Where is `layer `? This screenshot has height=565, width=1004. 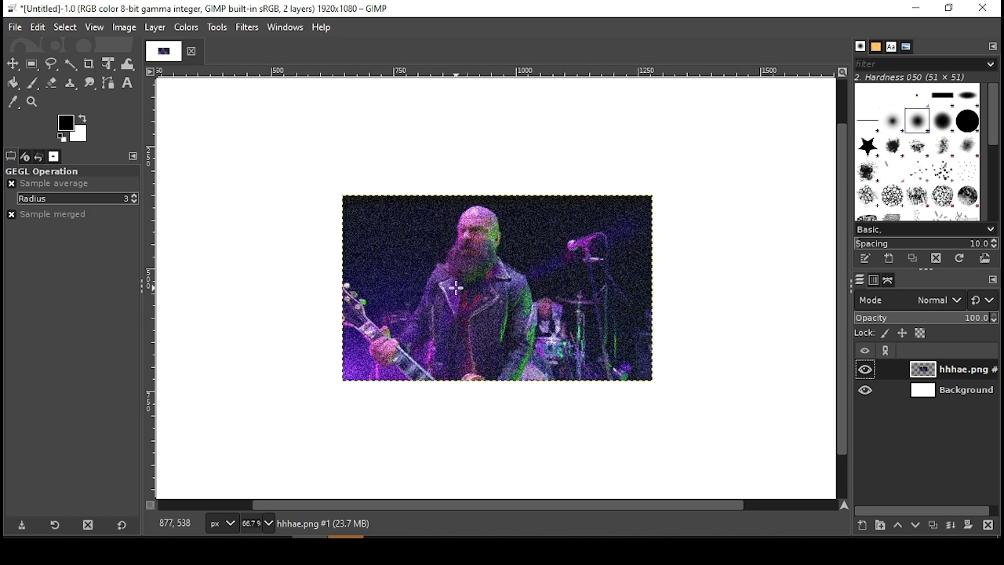
layer  is located at coordinates (951, 390).